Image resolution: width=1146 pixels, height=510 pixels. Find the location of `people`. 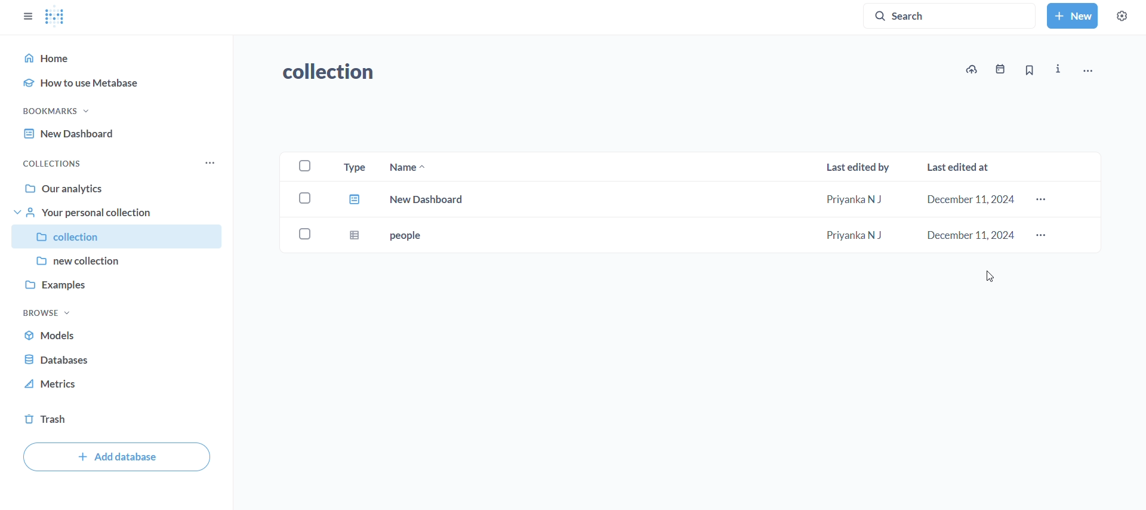

people is located at coordinates (682, 236).